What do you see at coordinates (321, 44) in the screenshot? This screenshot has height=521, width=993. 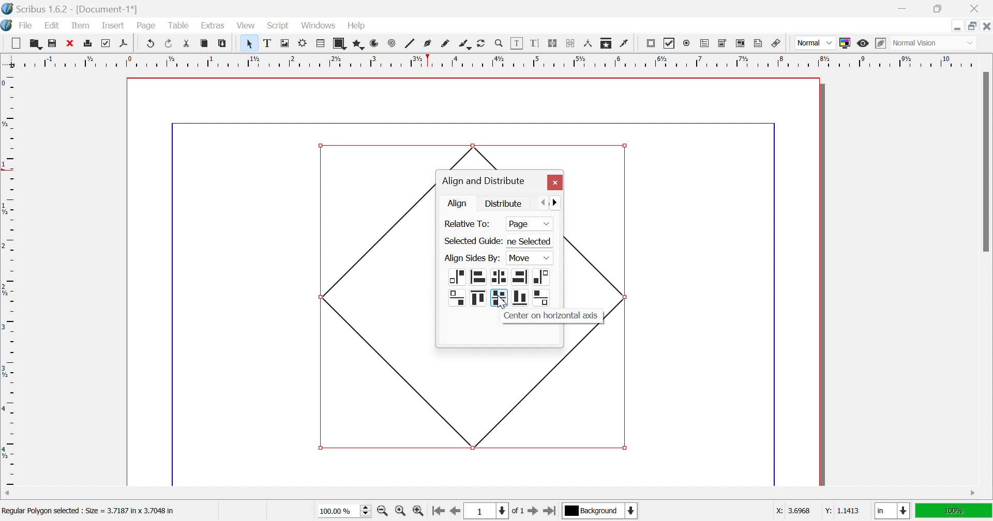 I see `Table` at bounding box center [321, 44].